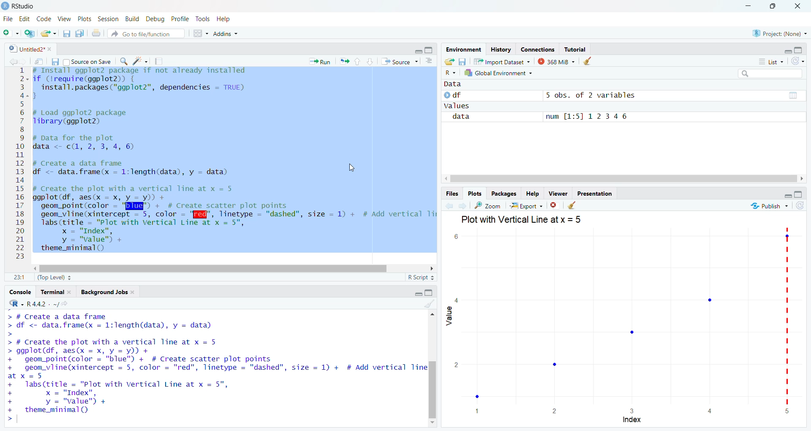 The image size is (811, 431). Describe the element at coordinates (802, 206) in the screenshot. I see `refresh` at that location.